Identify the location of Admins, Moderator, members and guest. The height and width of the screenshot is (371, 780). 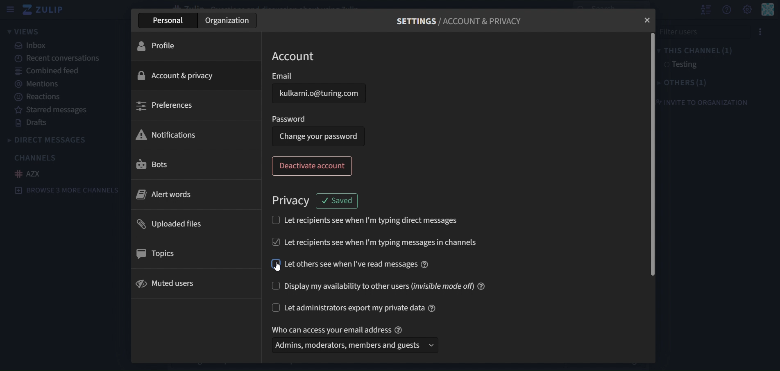
(352, 347).